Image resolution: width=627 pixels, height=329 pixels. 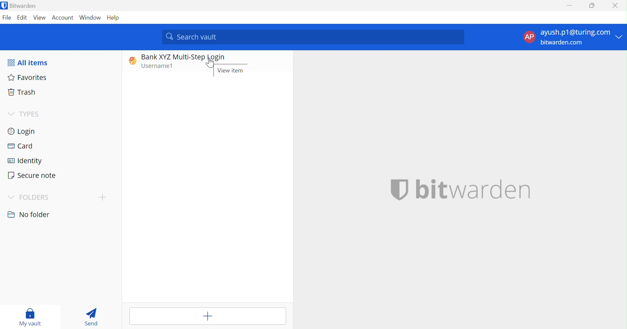 I want to click on Add item, so click(x=208, y=316).